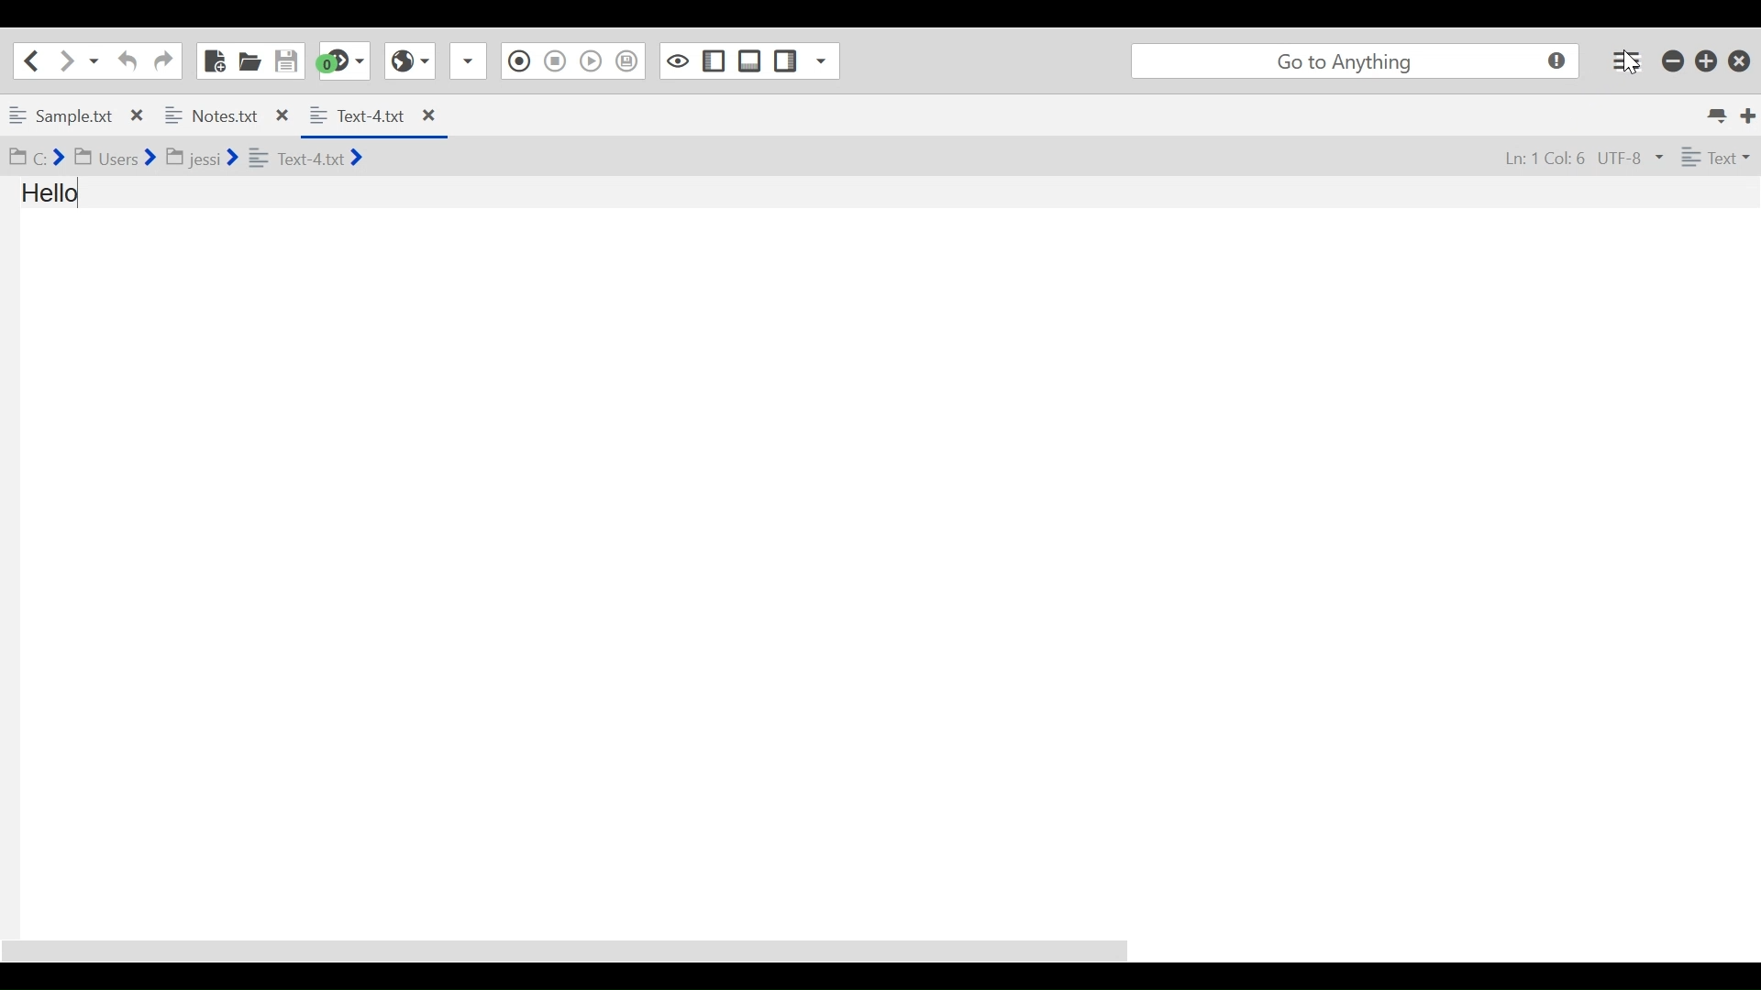  Describe the element at coordinates (1707, 60) in the screenshot. I see `Restore` at that location.